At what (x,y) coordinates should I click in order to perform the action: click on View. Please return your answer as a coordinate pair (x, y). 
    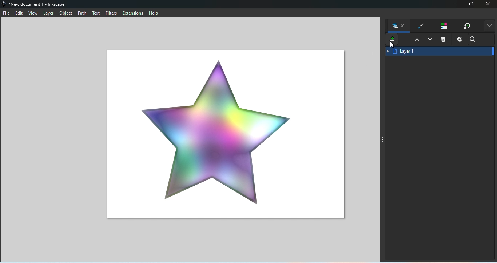
    Looking at the image, I should click on (35, 14).